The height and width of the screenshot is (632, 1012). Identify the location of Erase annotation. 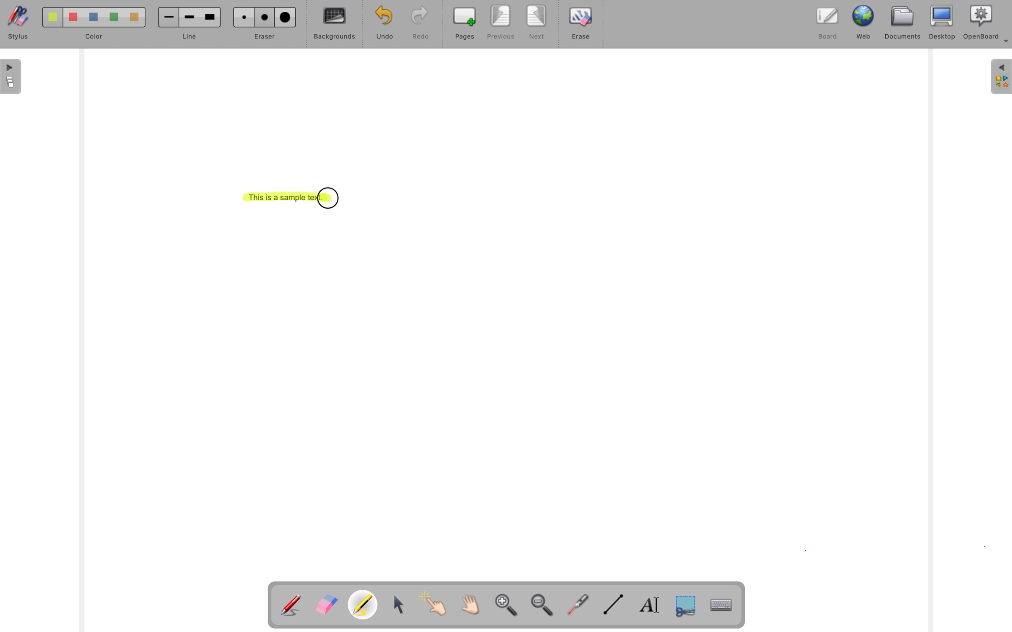
(328, 602).